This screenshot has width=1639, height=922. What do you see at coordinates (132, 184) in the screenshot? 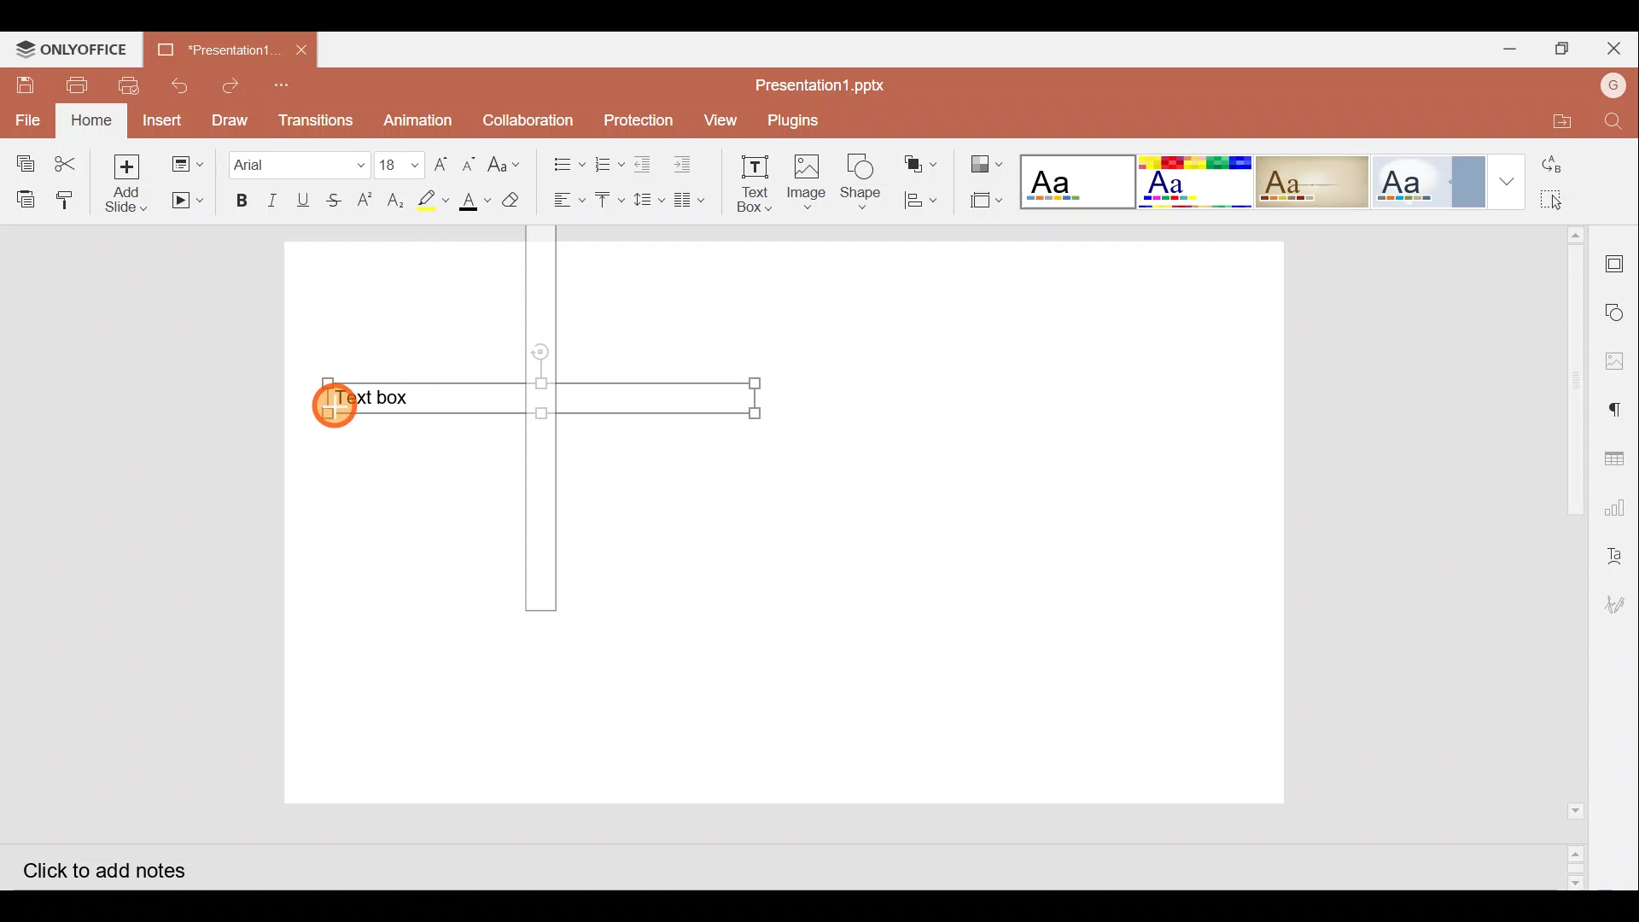
I see `Add slide` at bounding box center [132, 184].